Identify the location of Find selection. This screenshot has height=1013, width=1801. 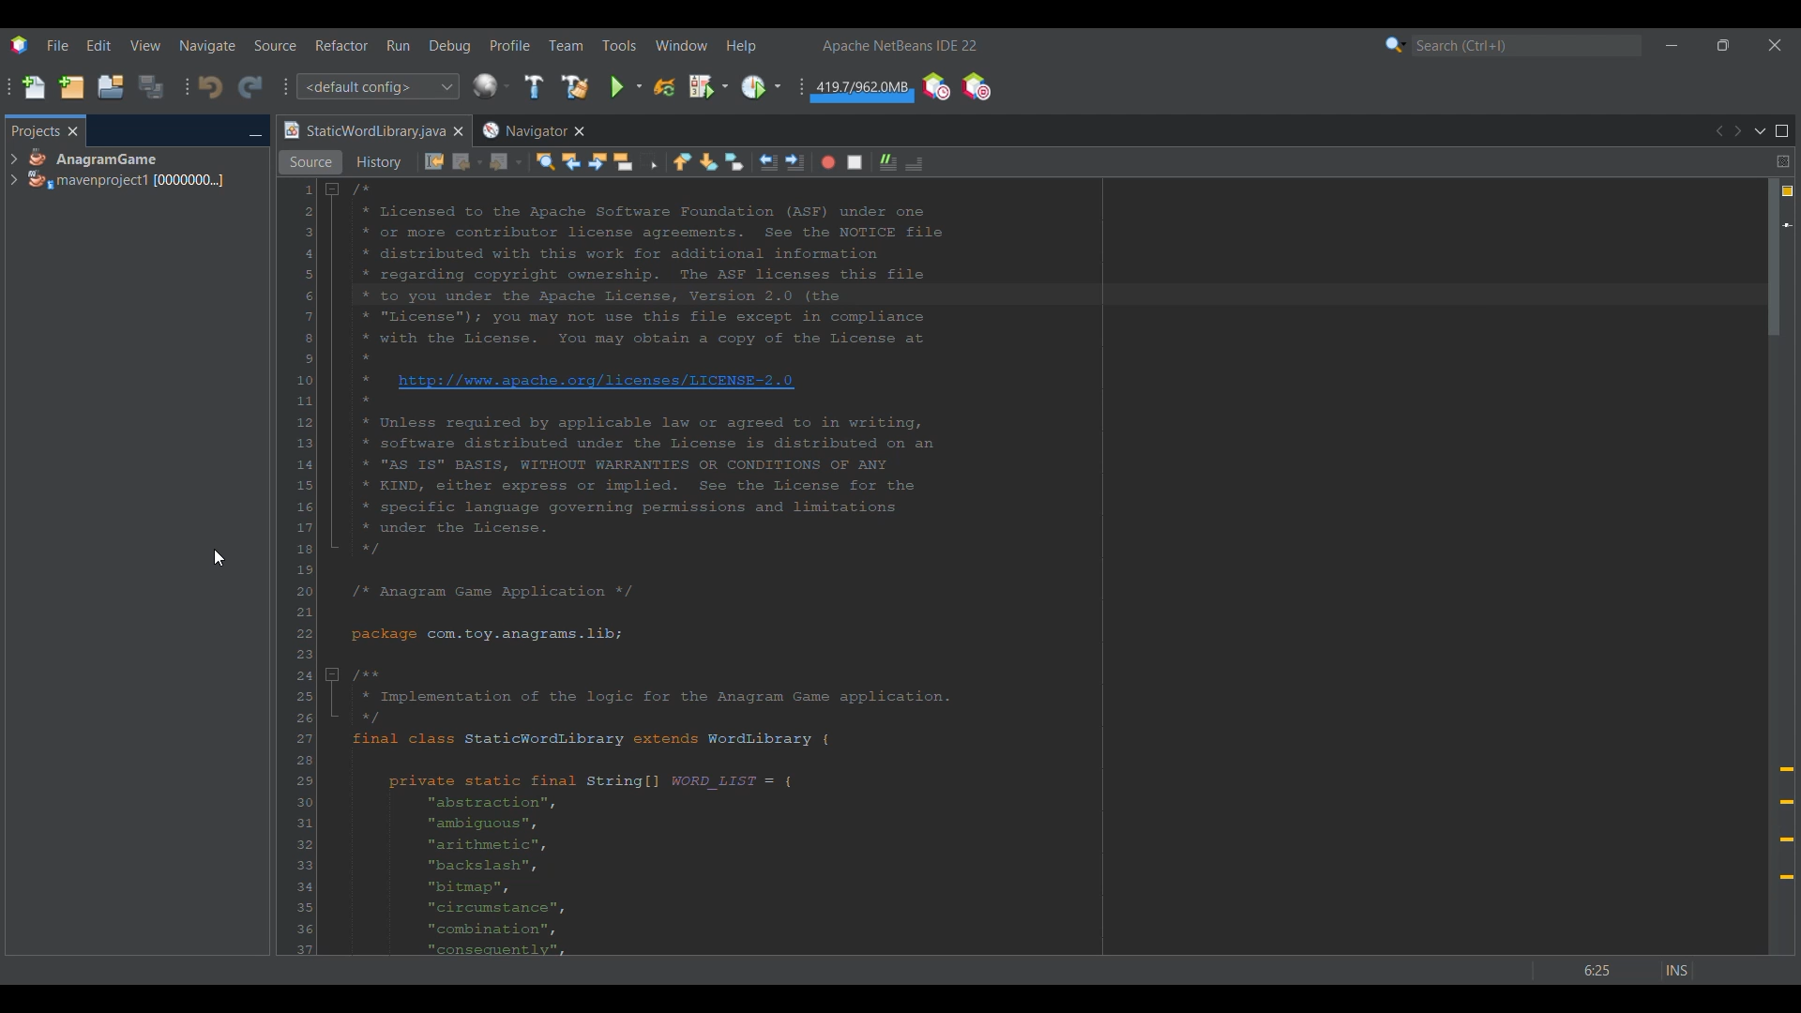
(545, 161).